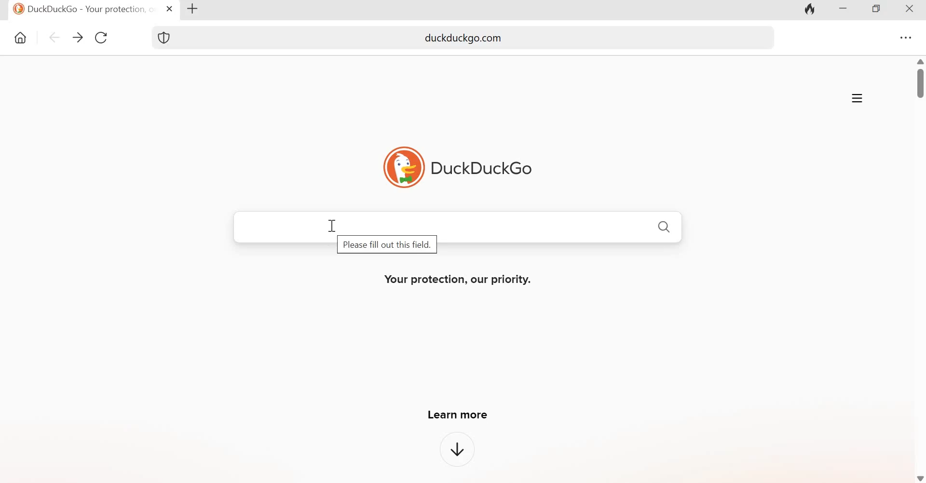 This screenshot has height=483, width=926. Describe the element at coordinates (331, 223) in the screenshot. I see `cursor` at that location.